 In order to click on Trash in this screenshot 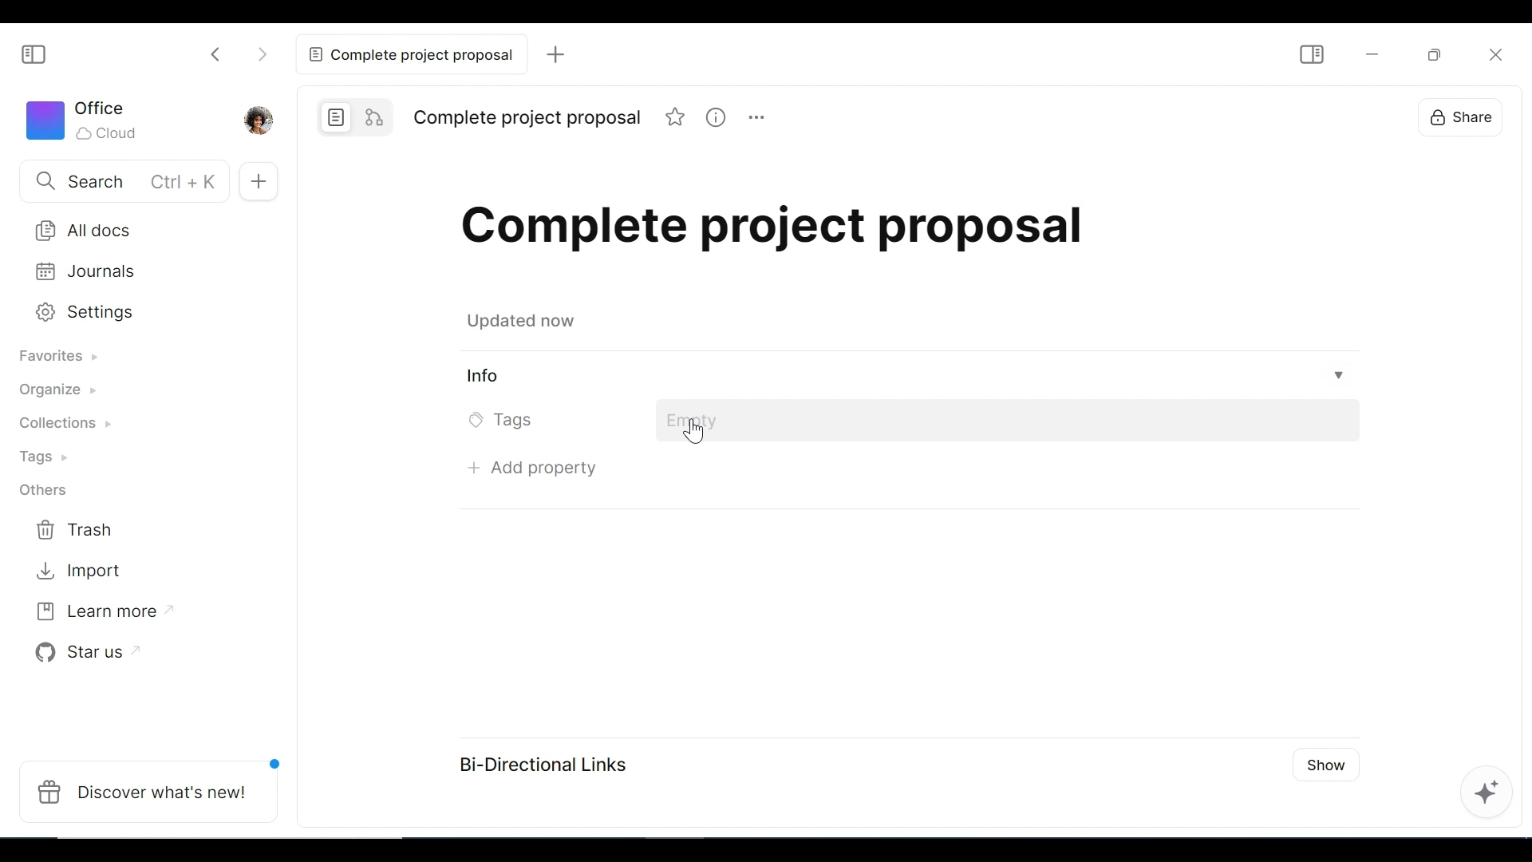, I will do `click(76, 531)`.